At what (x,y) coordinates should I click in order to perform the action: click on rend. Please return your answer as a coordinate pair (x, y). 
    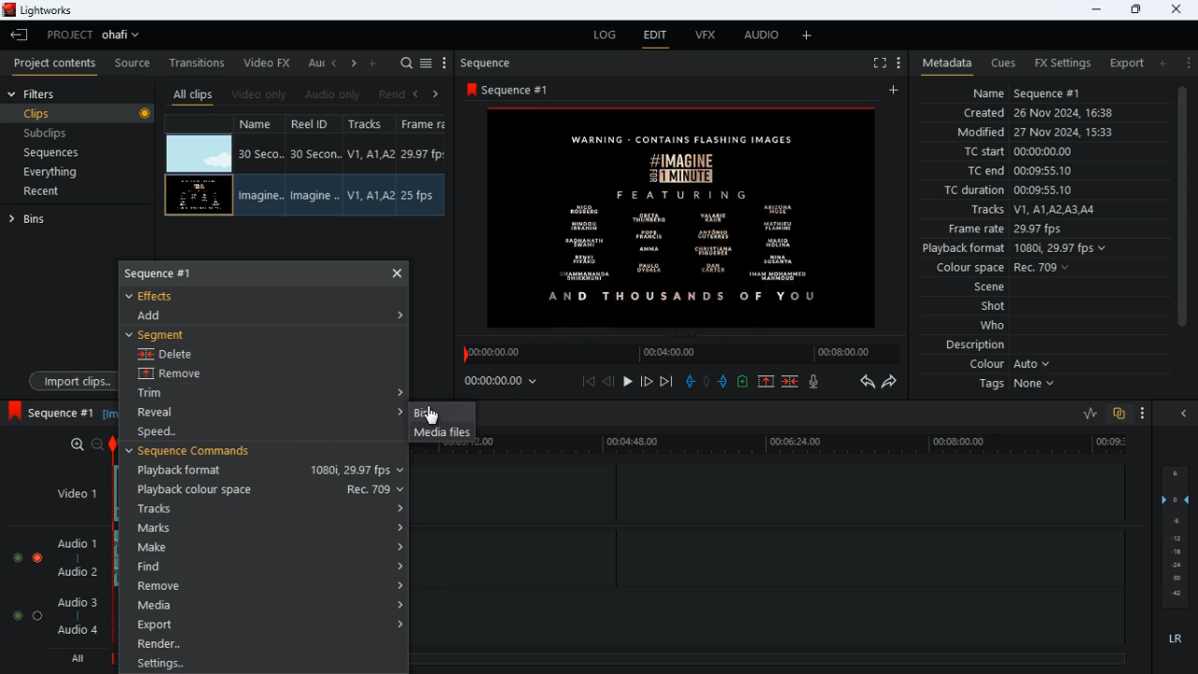
    Looking at the image, I should click on (393, 94).